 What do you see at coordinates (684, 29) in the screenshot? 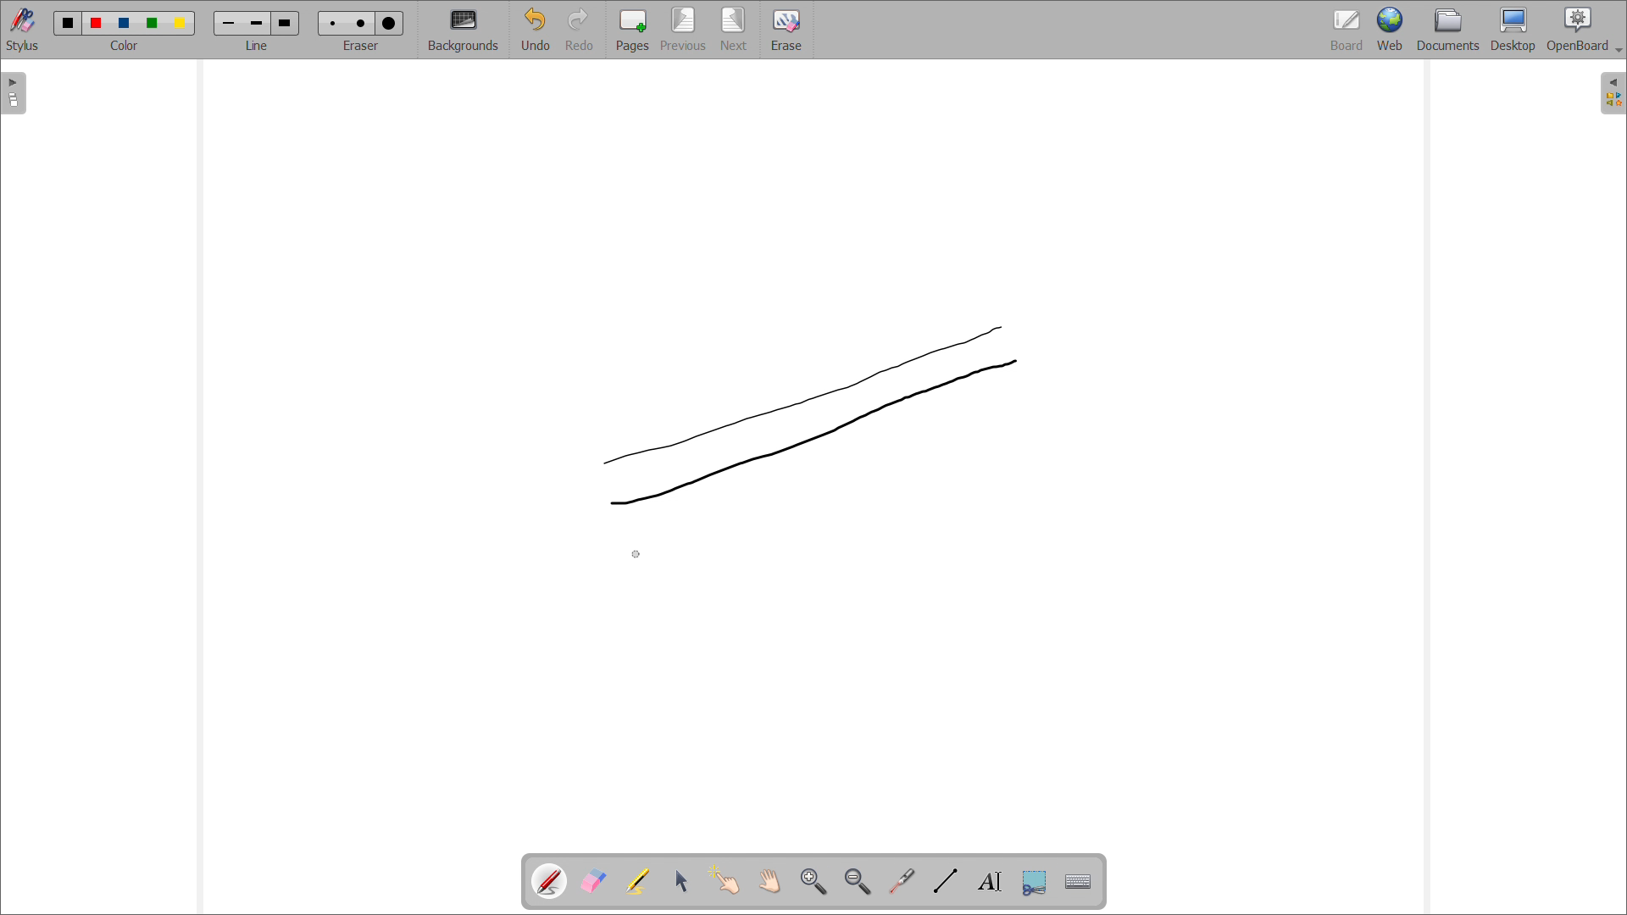
I see `previous page` at bounding box center [684, 29].